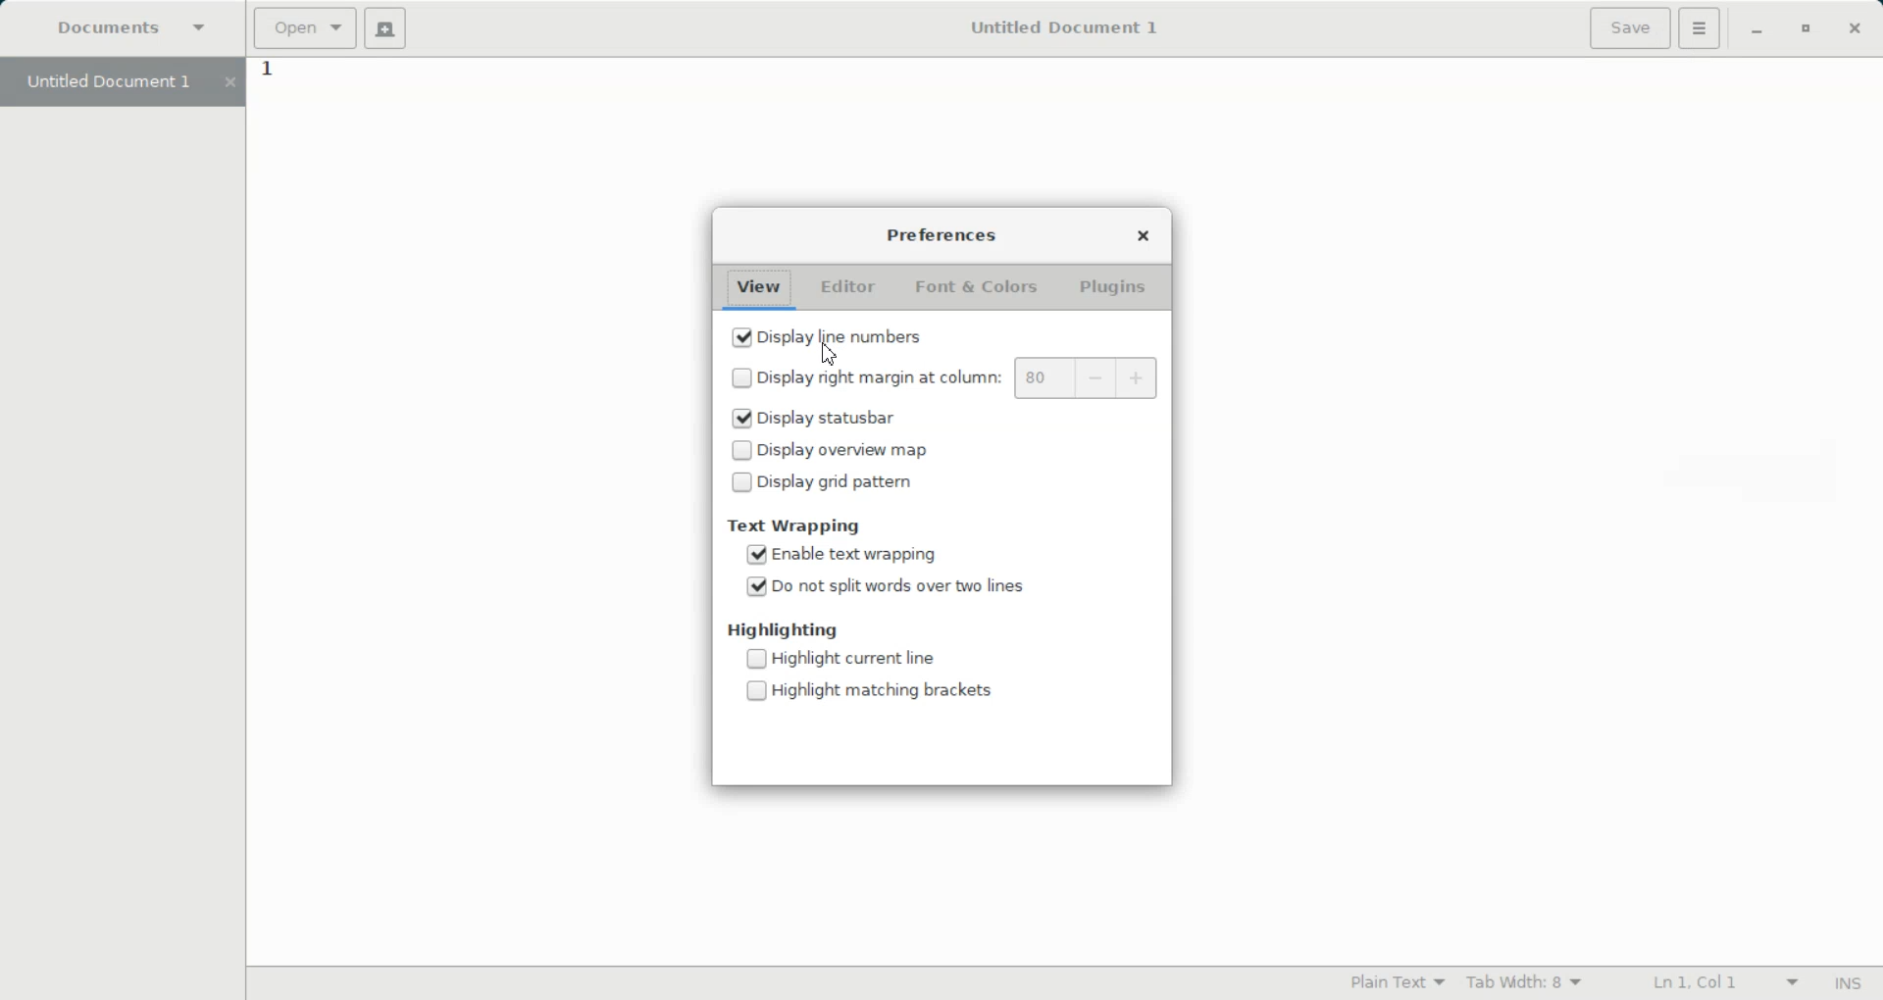  I want to click on Font & Colors, so click(975, 289).